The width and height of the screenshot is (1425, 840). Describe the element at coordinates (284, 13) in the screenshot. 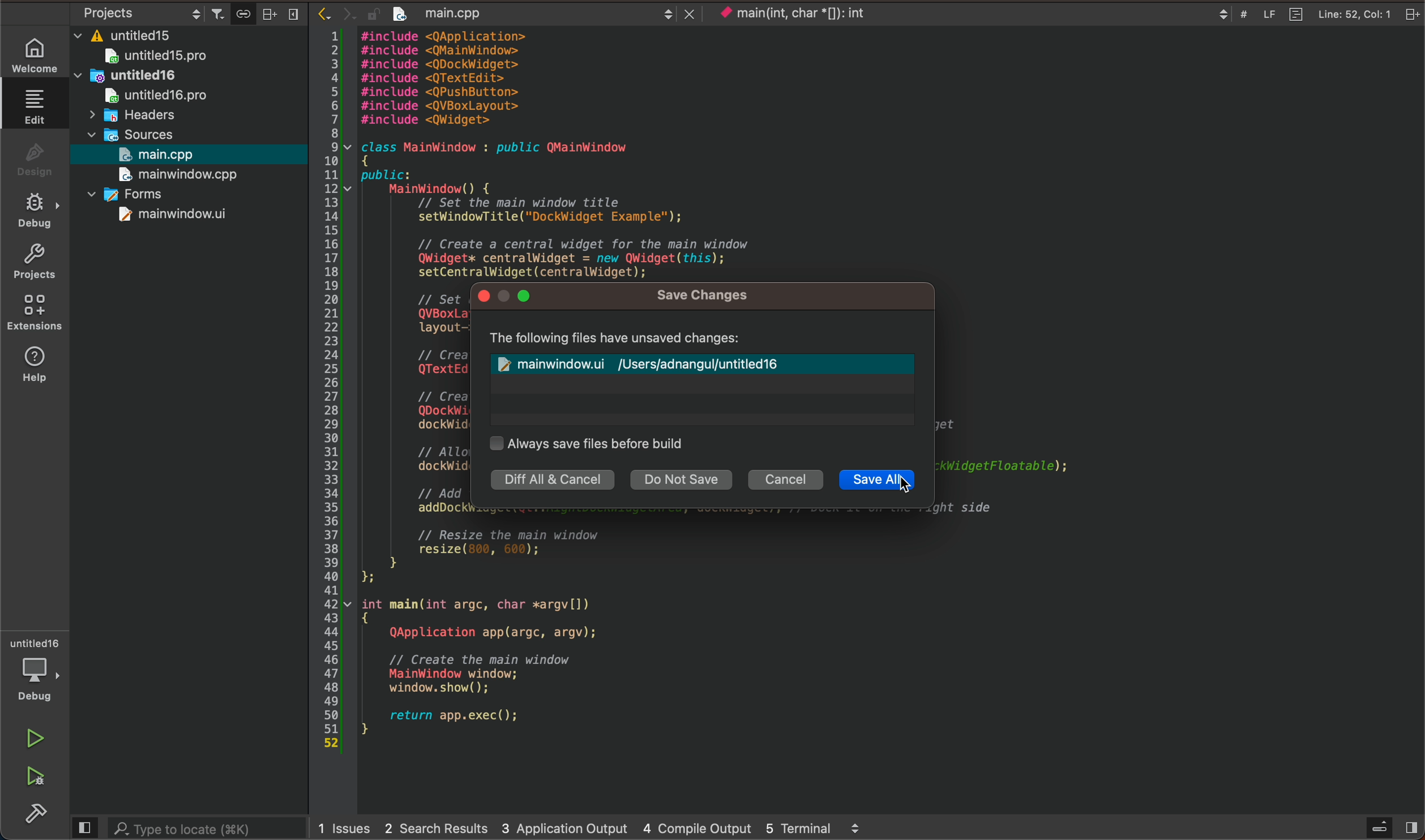

I see `close bar` at that location.